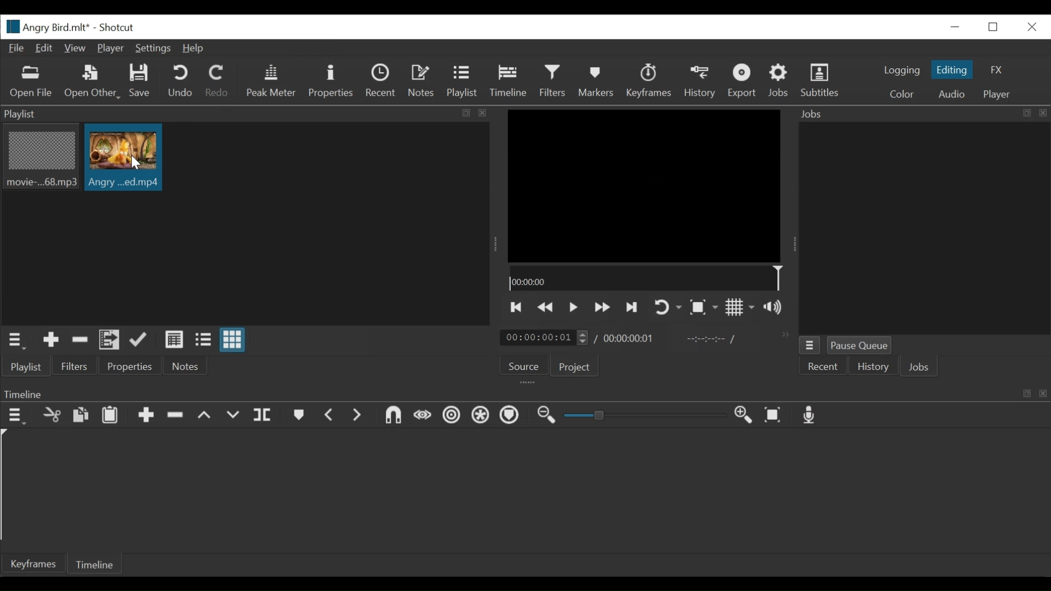 This screenshot has height=591, width=1051. I want to click on Zoom timeline to fit, so click(775, 415).